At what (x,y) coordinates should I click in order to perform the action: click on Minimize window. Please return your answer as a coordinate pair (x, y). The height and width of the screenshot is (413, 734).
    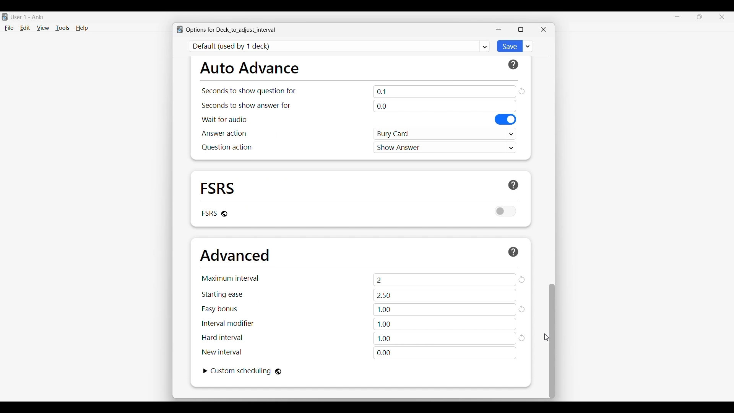
    Looking at the image, I should click on (499, 29).